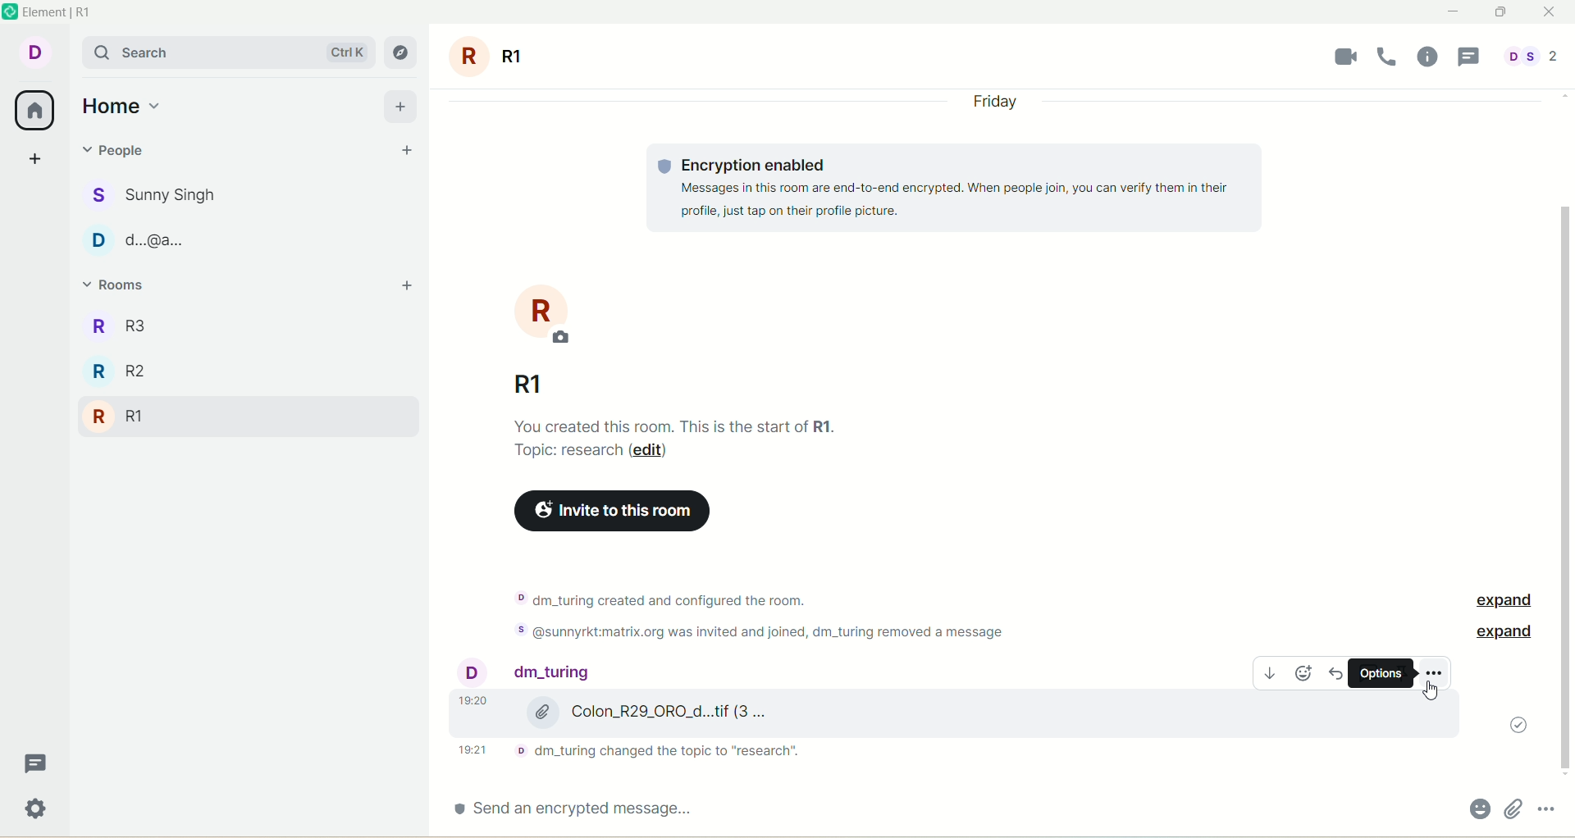 This screenshot has width=1575, height=838. What do you see at coordinates (504, 55) in the screenshot?
I see `room name` at bounding box center [504, 55].